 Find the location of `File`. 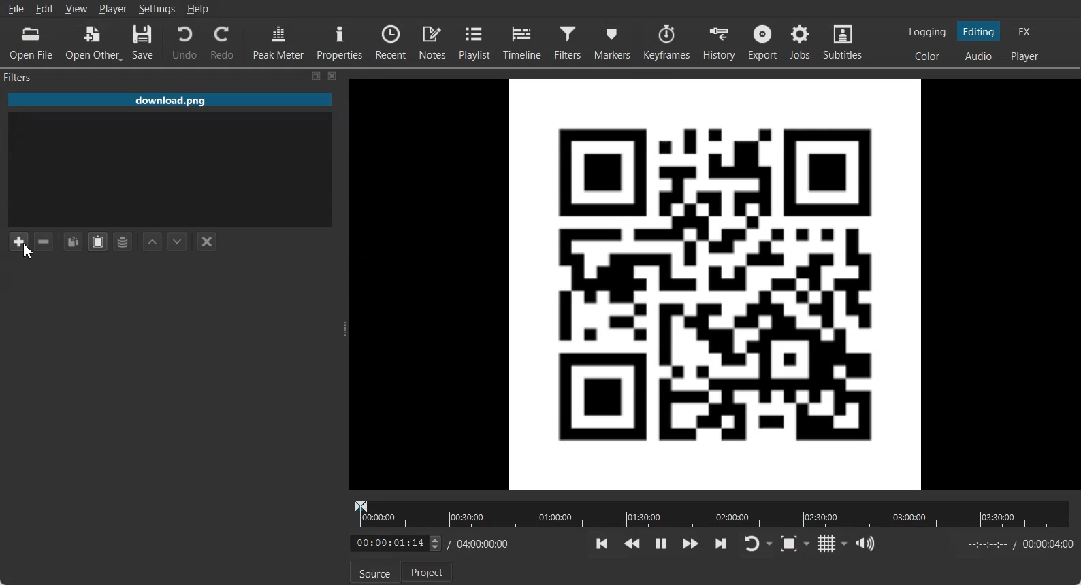

File is located at coordinates (170, 101).